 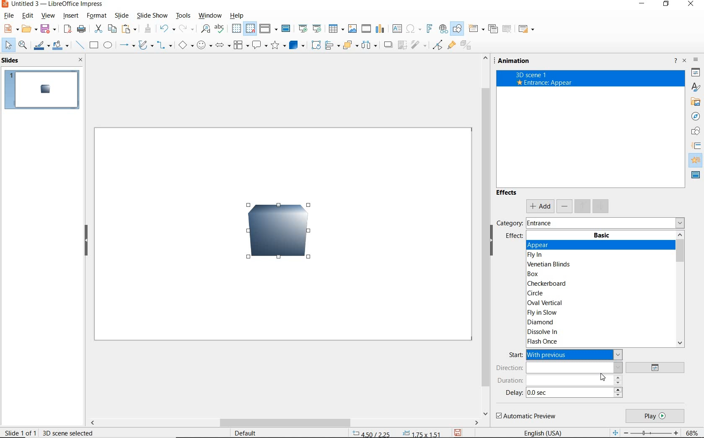 I want to click on paste, so click(x=129, y=28).